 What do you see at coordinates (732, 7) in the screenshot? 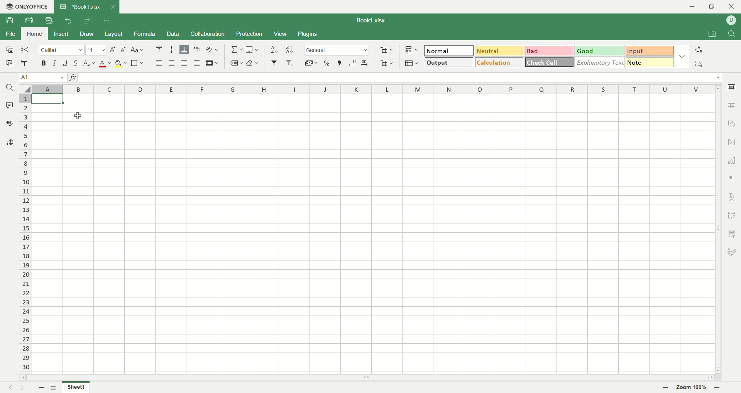
I see `close` at bounding box center [732, 7].